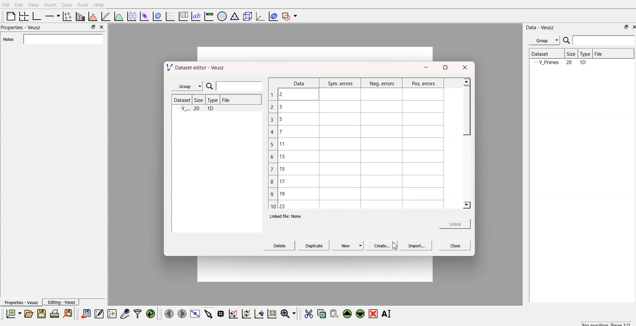 Image resolution: width=636 pixels, height=326 pixels. I want to click on search icon, so click(568, 41).